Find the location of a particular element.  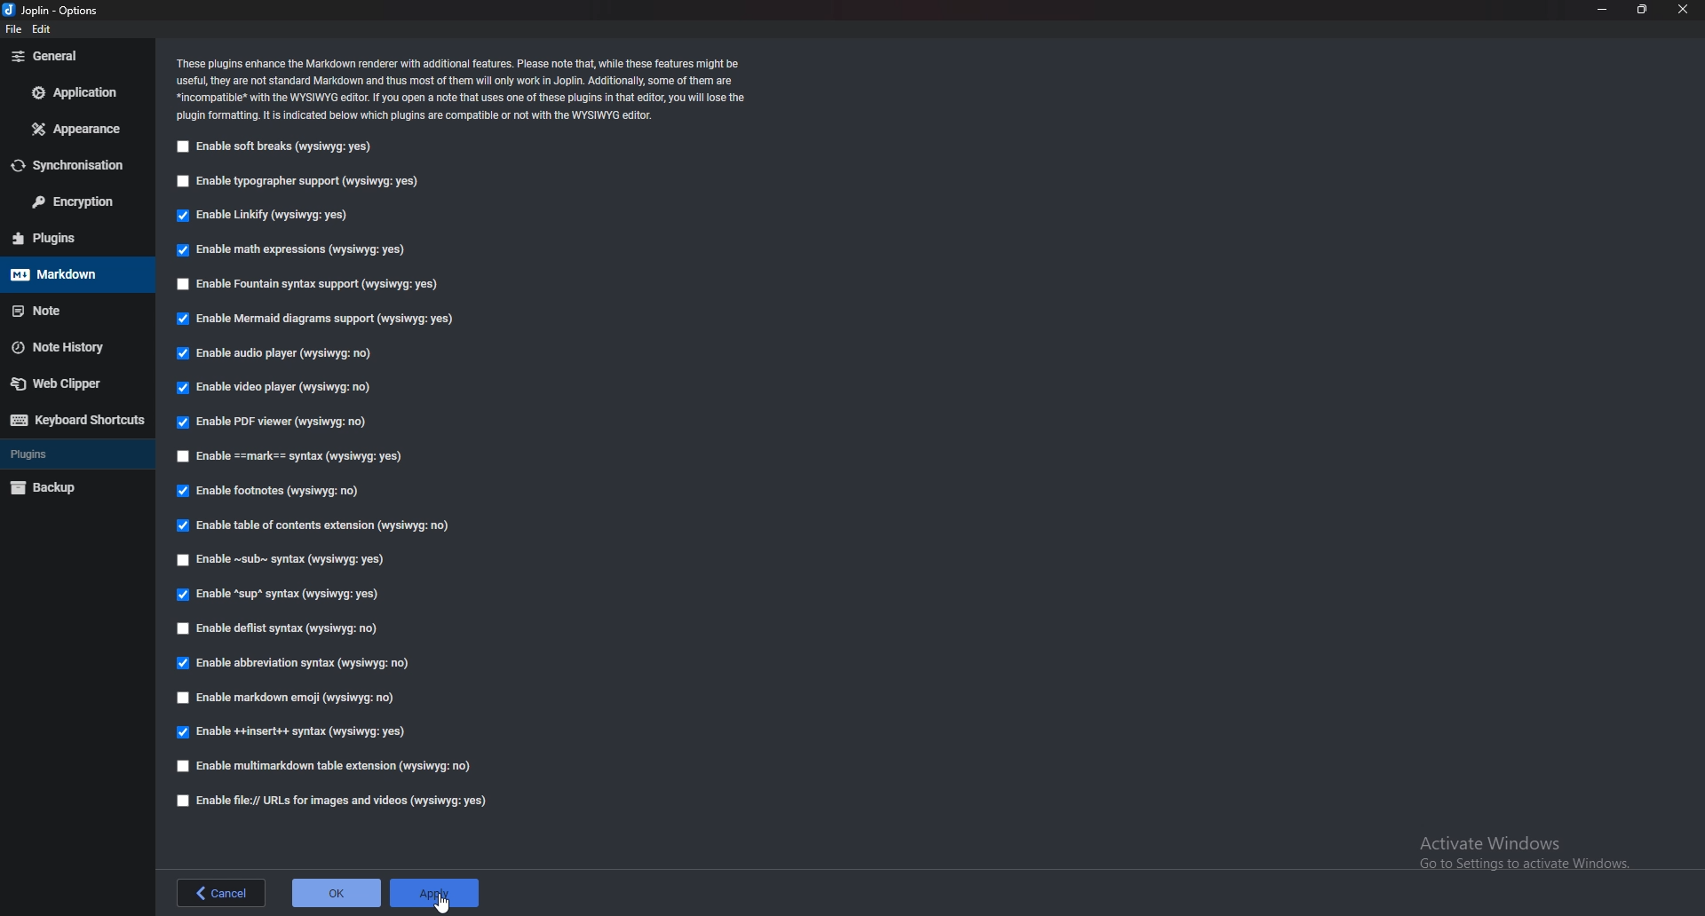

note is located at coordinates (73, 310).